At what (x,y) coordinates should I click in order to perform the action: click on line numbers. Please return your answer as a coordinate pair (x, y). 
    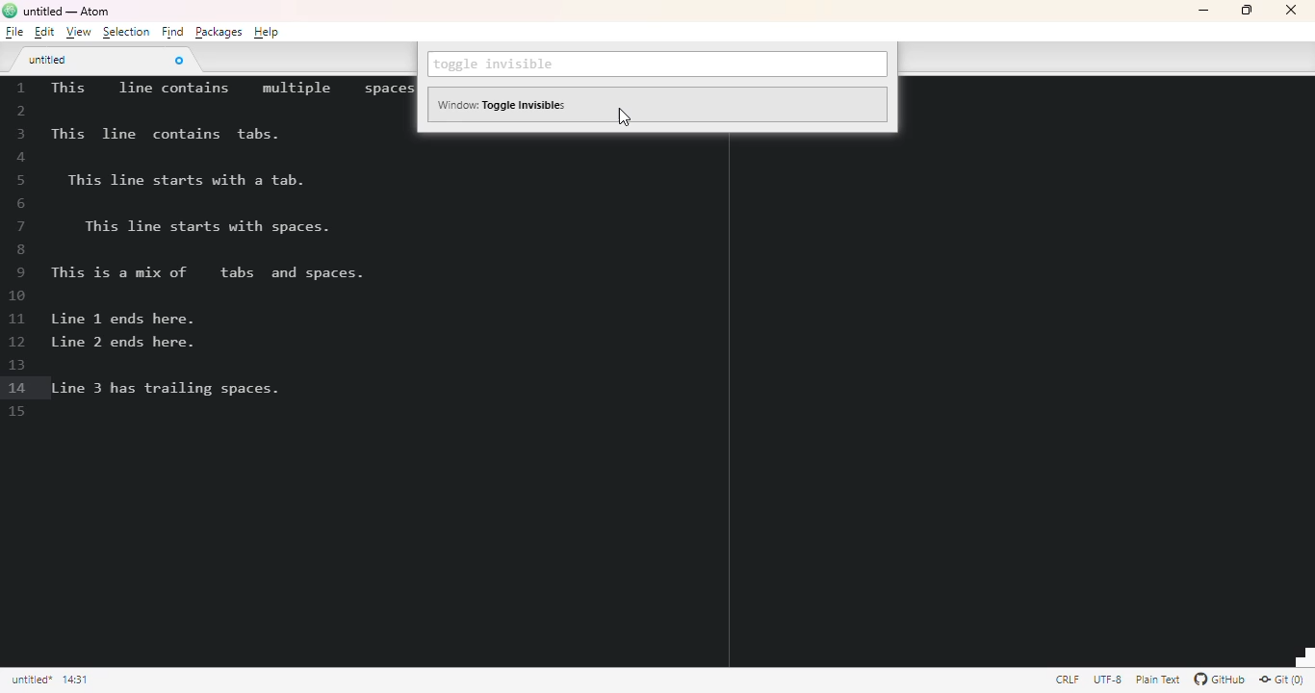
    Looking at the image, I should click on (19, 250).